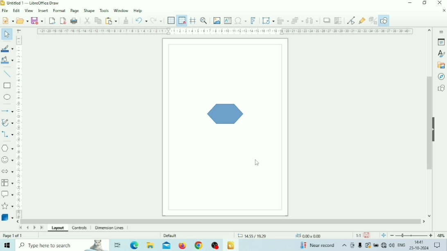 This screenshot has width=447, height=251. Describe the element at coordinates (111, 228) in the screenshot. I see `Dimension Lines` at that location.